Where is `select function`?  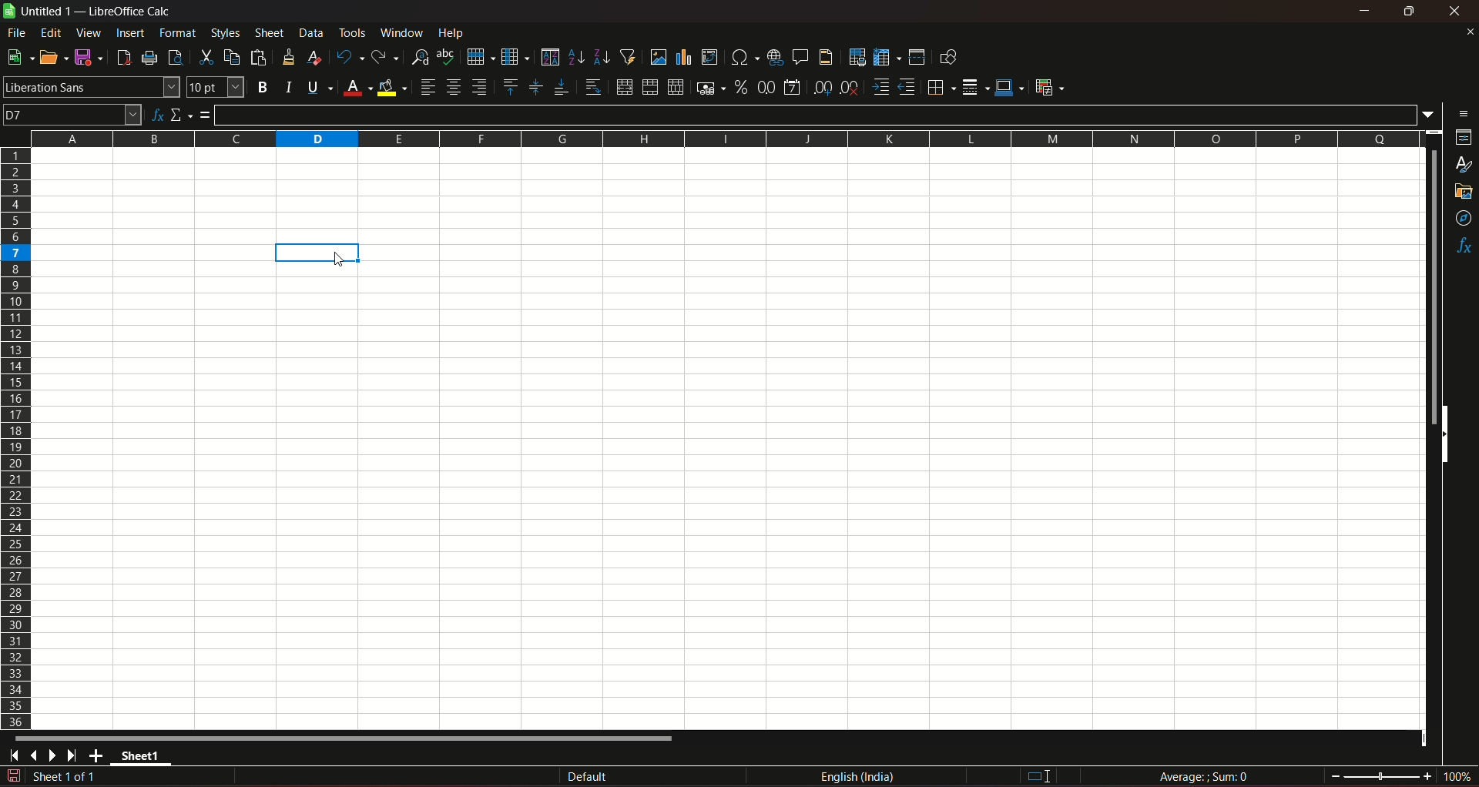
select function is located at coordinates (182, 114).